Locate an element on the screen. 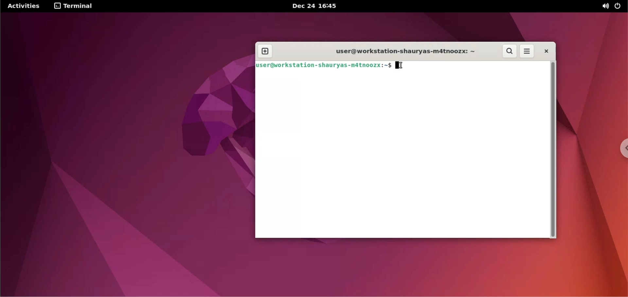 The image size is (628, 297). user@workstation-shauyas-m4tnoozx: ~$ is located at coordinates (325, 66).